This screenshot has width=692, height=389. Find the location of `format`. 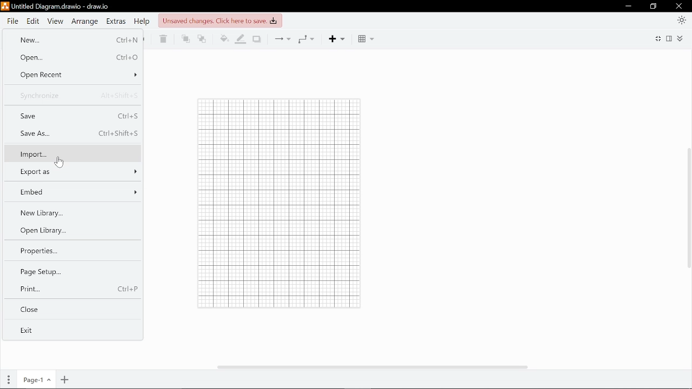

format is located at coordinates (670, 40).